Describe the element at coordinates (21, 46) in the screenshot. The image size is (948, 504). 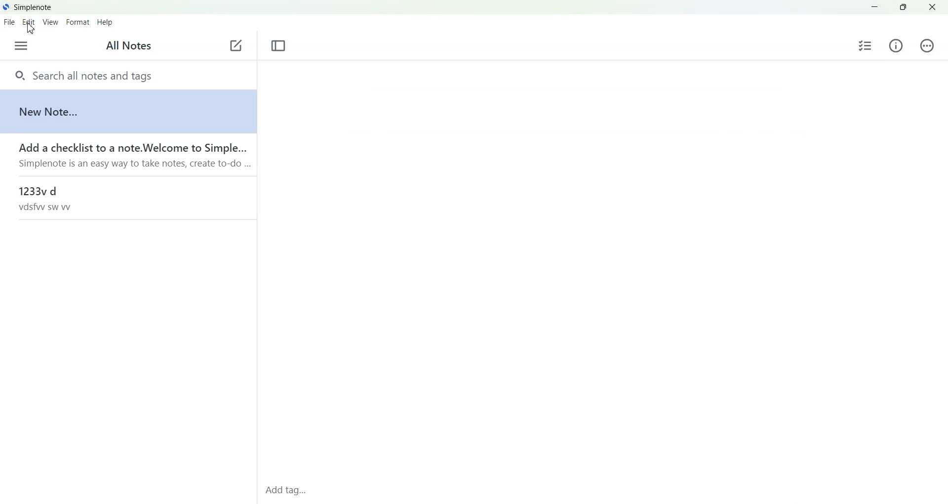
I see `Menu` at that location.